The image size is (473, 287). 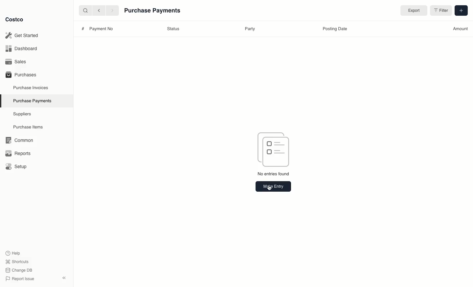 What do you see at coordinates (13, 253) in the screenshot?
I see `Help` at bounding box center [13, 253].